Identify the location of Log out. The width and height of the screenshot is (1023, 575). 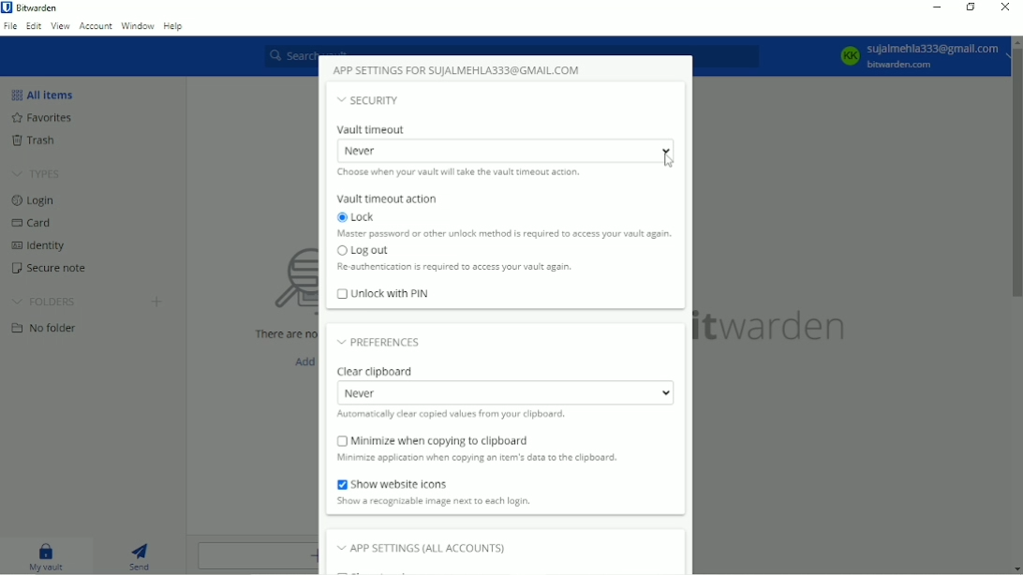
(364, 253).